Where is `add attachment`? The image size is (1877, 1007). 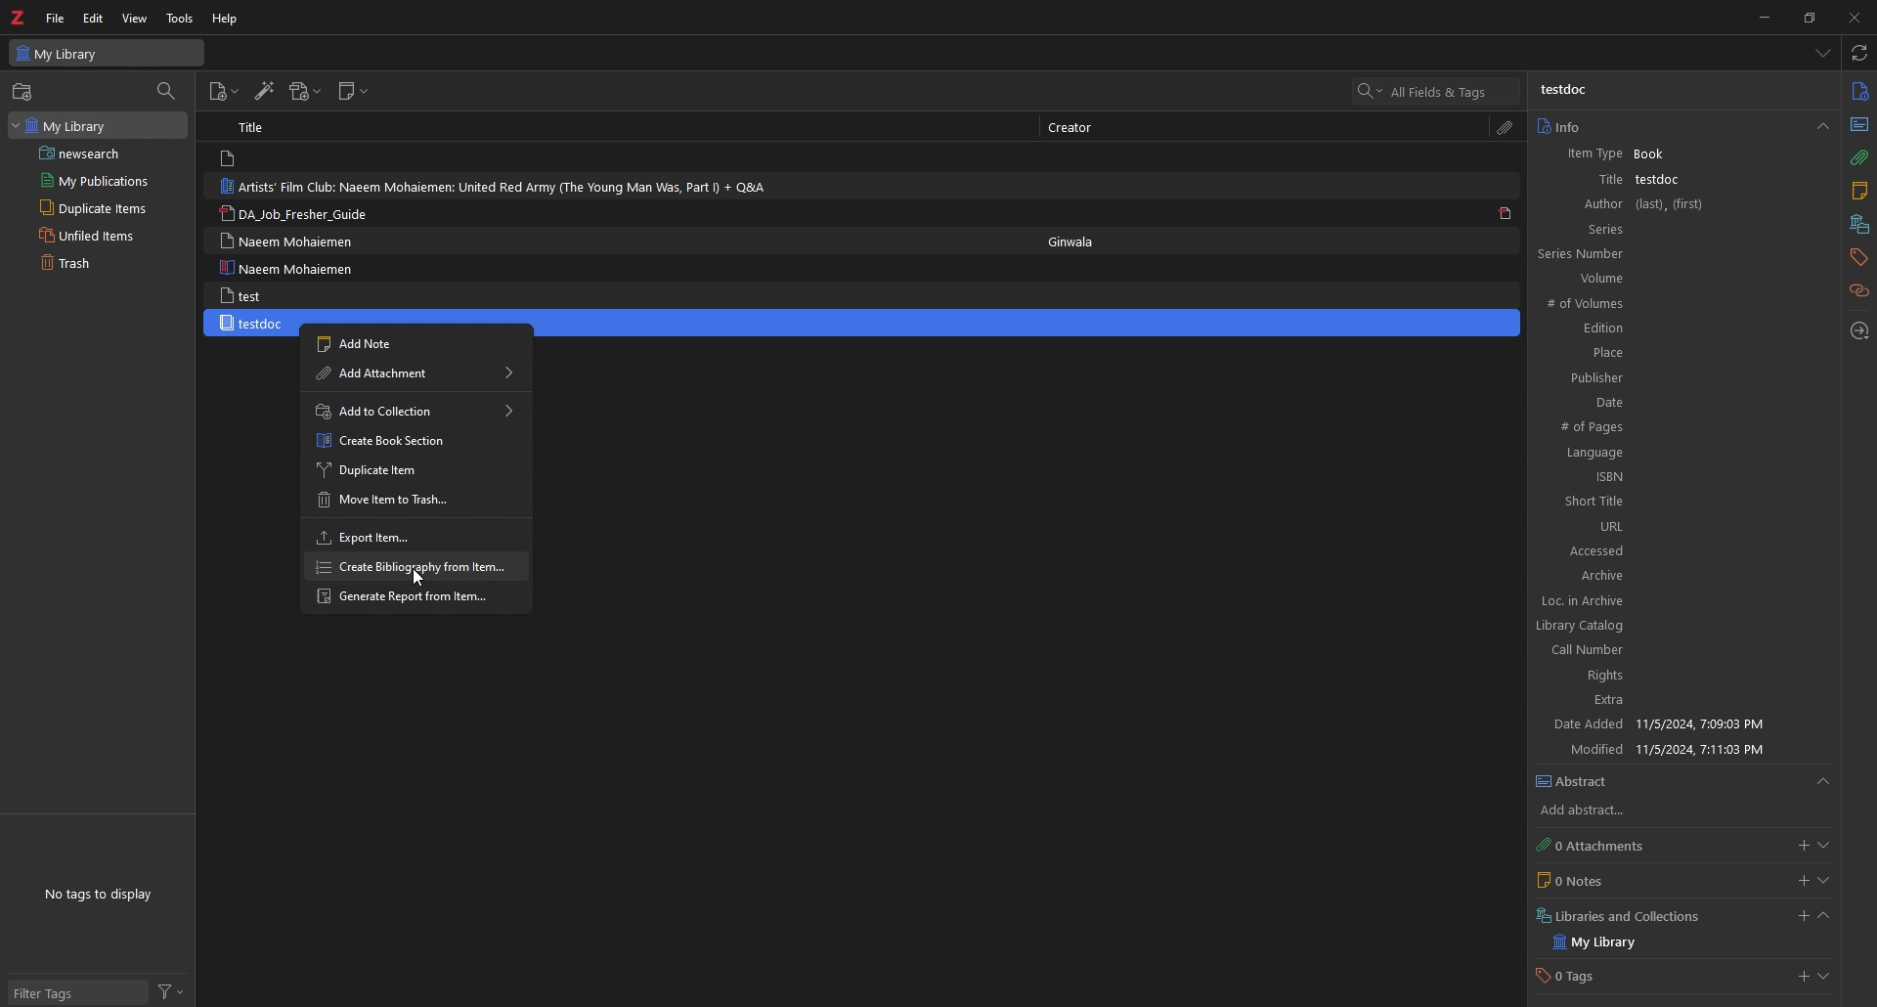
add attachment is located at coordinates (1800, 846).